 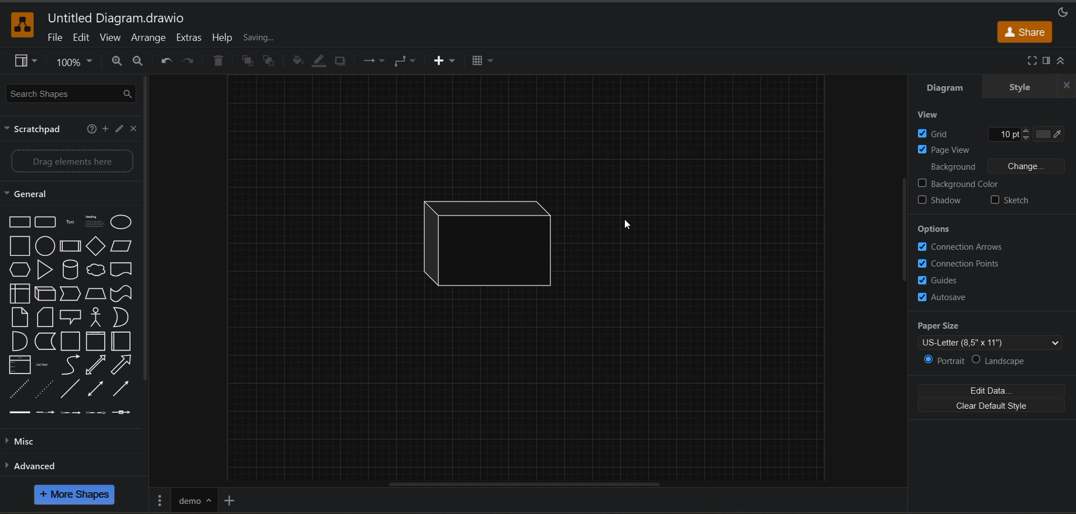 What do you see at coordinates (935, 229) in the screenshot?
I see `options` at bounding box center [935, 229].